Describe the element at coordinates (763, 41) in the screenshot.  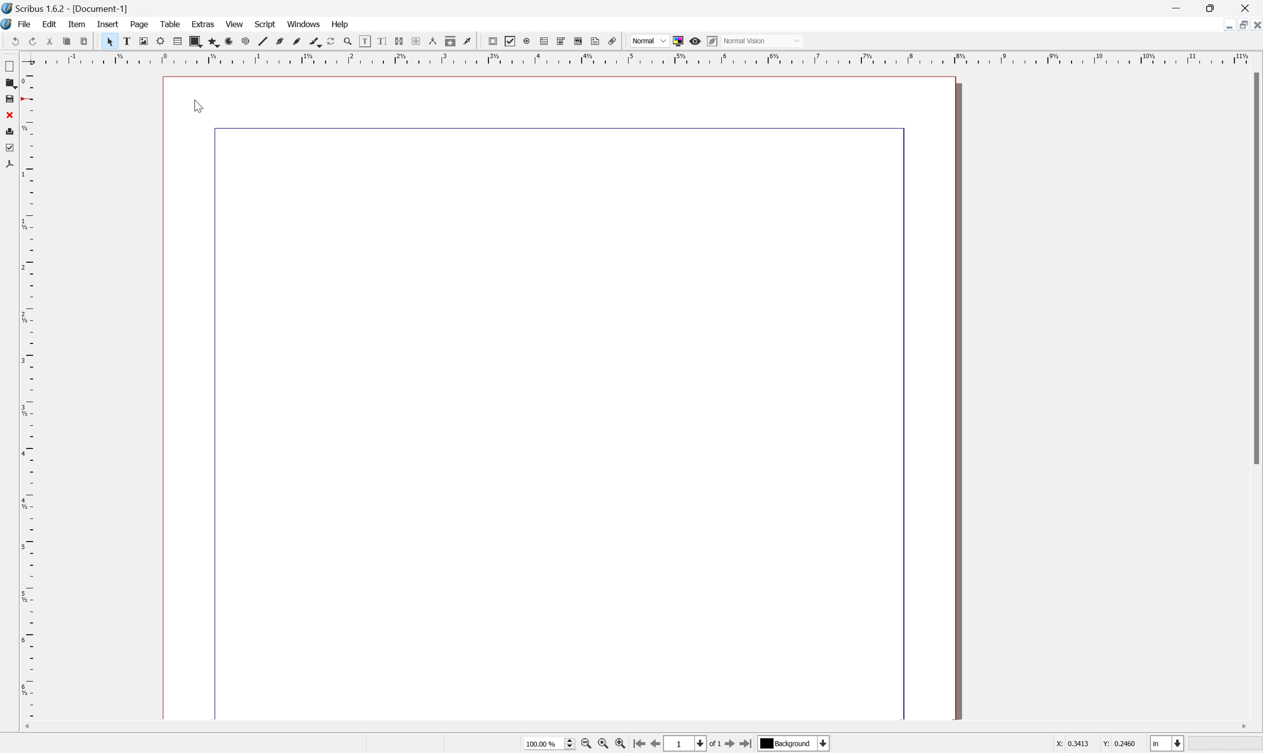
I see `Normal` at that location.